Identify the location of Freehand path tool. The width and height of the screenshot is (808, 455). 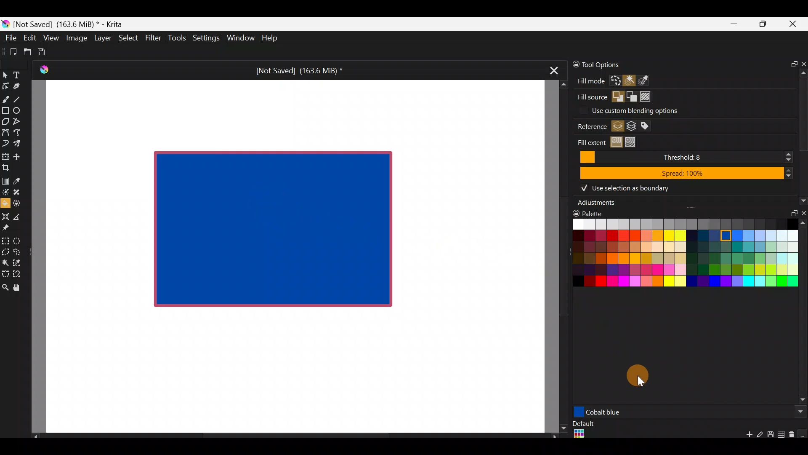
(19, 131).